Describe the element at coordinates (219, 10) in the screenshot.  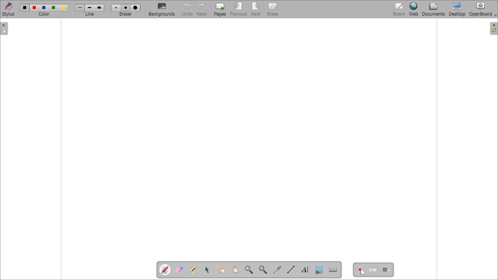
I see `Pages` at that location.